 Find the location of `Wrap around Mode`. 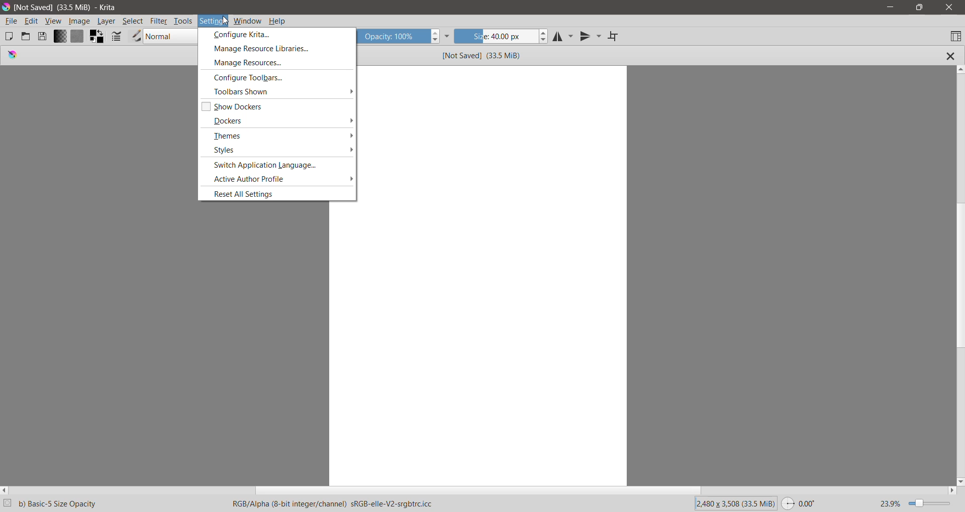

Wrap around Mode is located at coordinates (615, 36).